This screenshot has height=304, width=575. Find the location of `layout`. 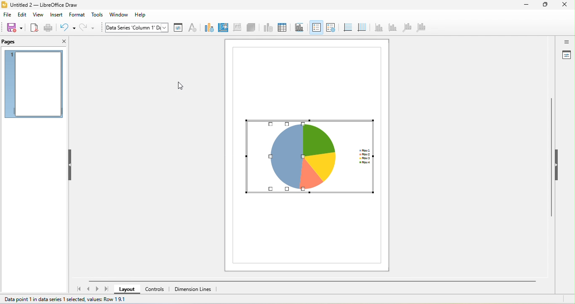

layout is located at coordinates (127, 289).